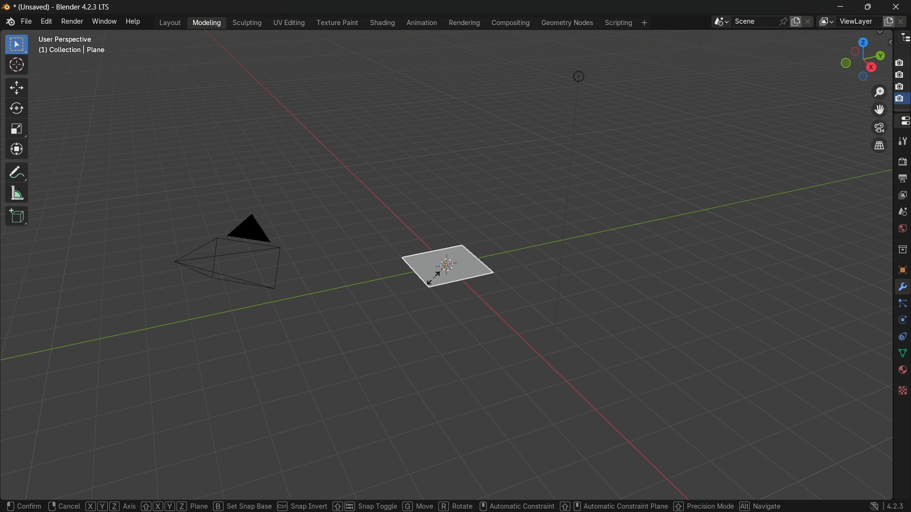 The height and width of the screenshot is (512, 911). What do you see at coordinates (17, 130) in the screenshot?
I see `scale` at bounding box center [17, 130].